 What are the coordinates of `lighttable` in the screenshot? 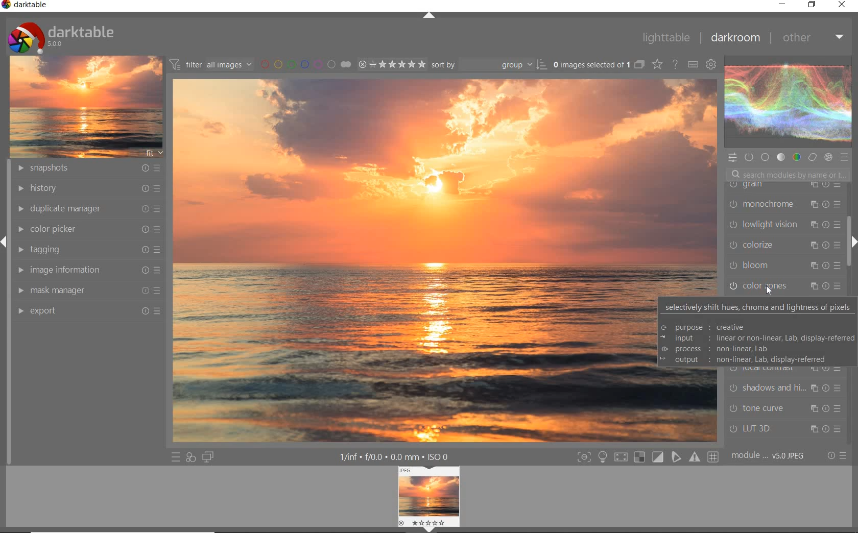 It's located at (665, 37).